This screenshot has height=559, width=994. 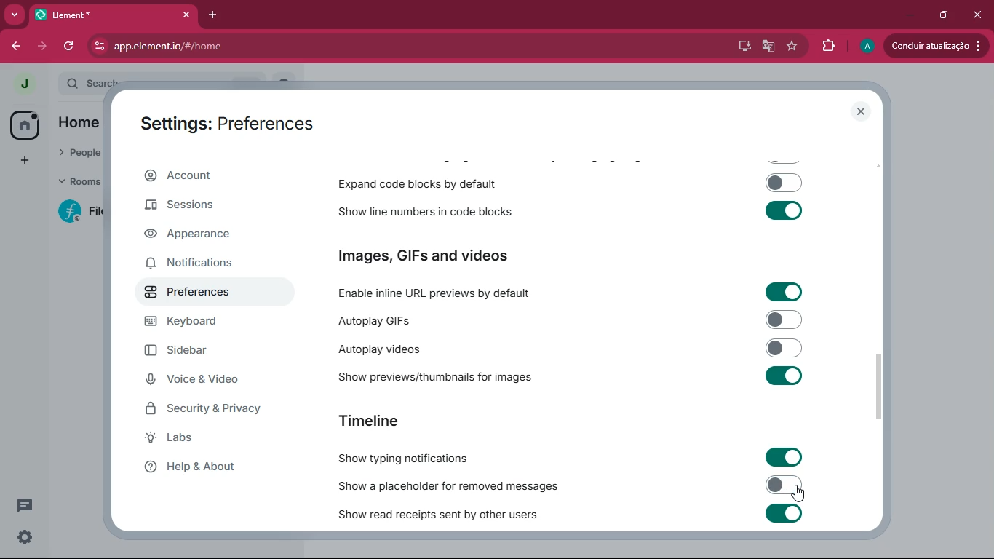 What do you see at coordinates (784, 291) in the screenshot?
I see `toggle on/off` at bounding box center [784, 291].